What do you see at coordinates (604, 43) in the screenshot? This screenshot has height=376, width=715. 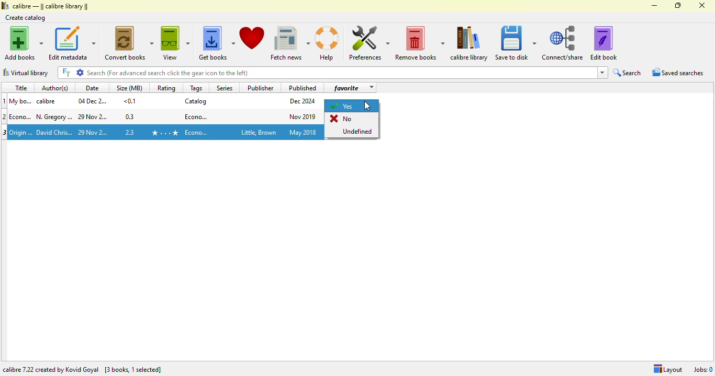 I see `edit book` at bounding box center [604, 43].